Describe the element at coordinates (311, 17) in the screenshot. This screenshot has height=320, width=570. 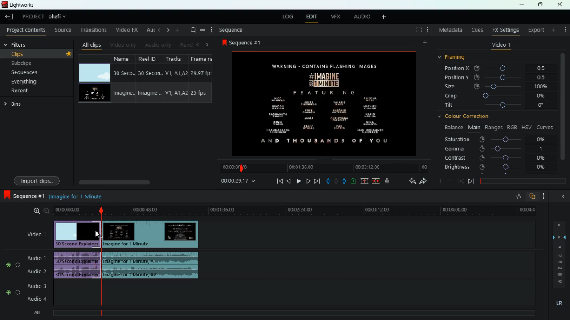
I see `edit` at that location.